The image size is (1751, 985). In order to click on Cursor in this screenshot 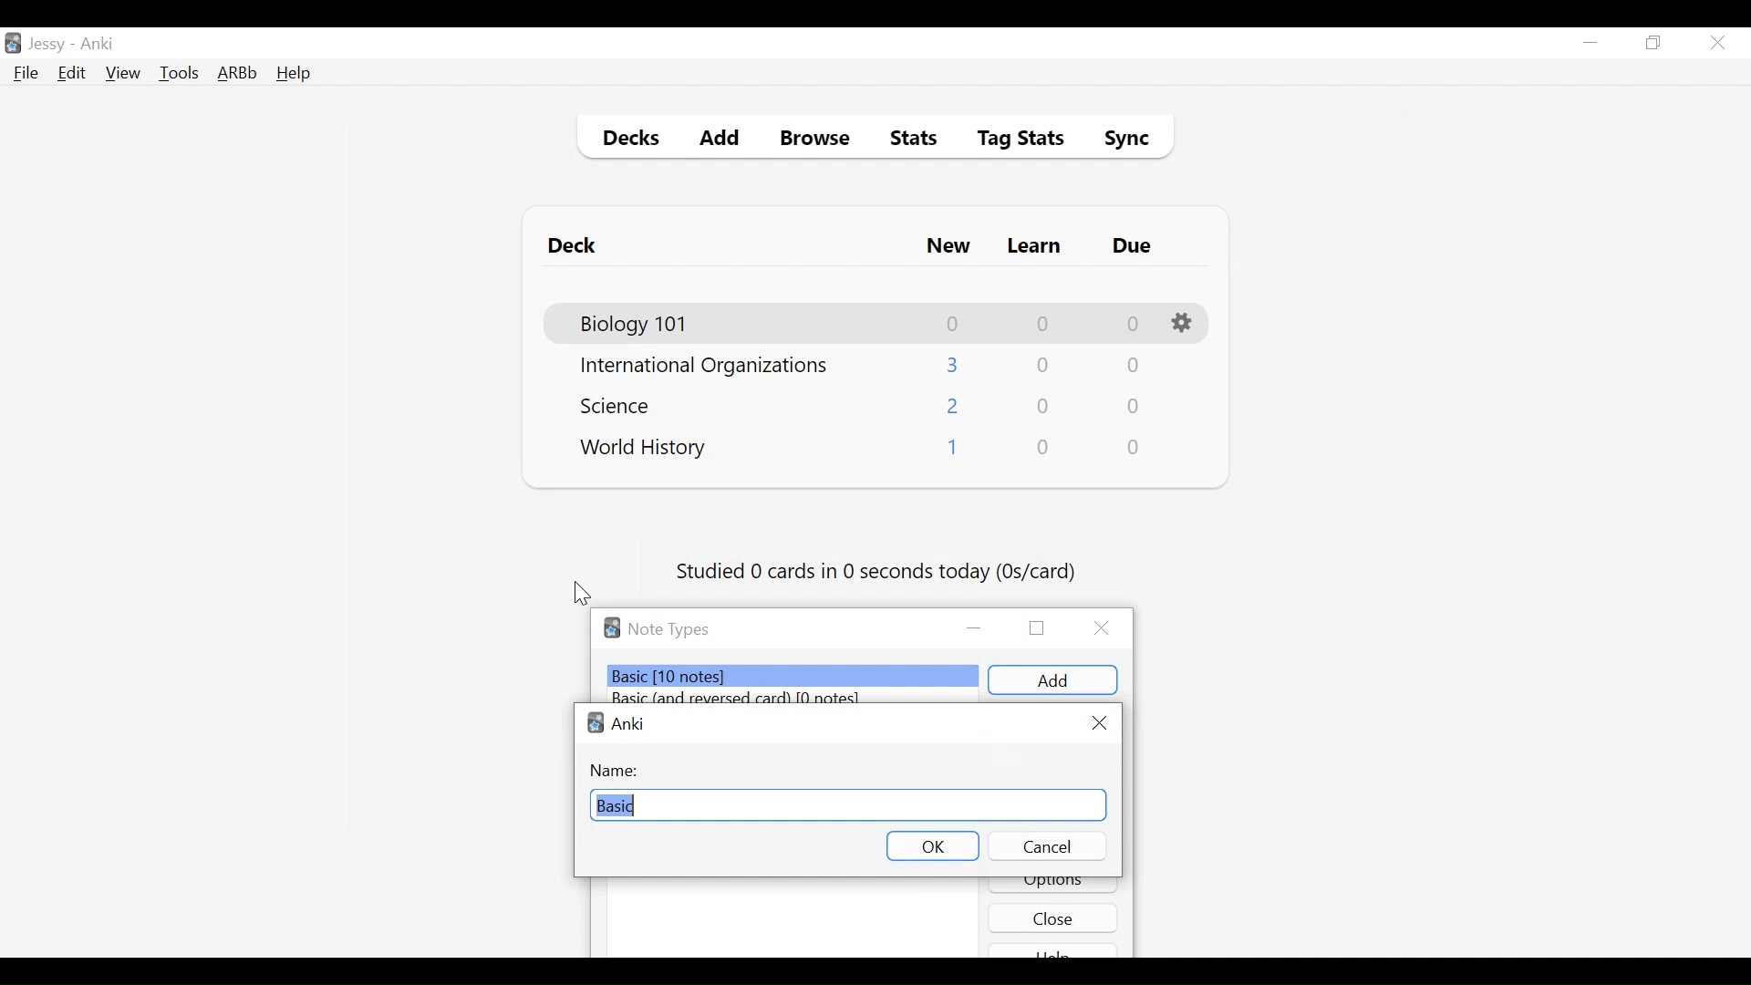, I will do `click(583, 594)`.